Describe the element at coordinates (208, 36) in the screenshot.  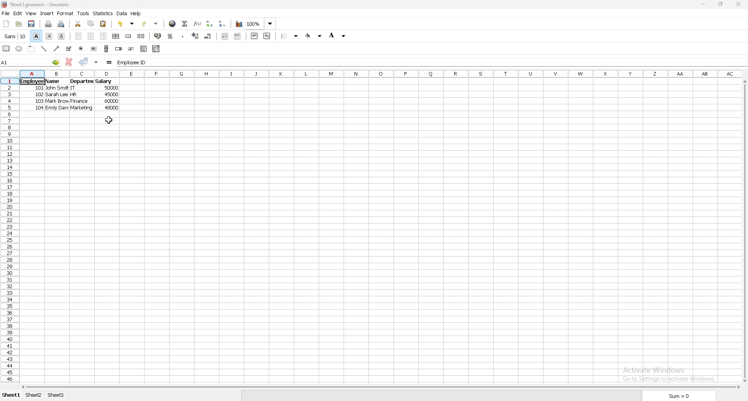
I see `decrease decimal` at that location.